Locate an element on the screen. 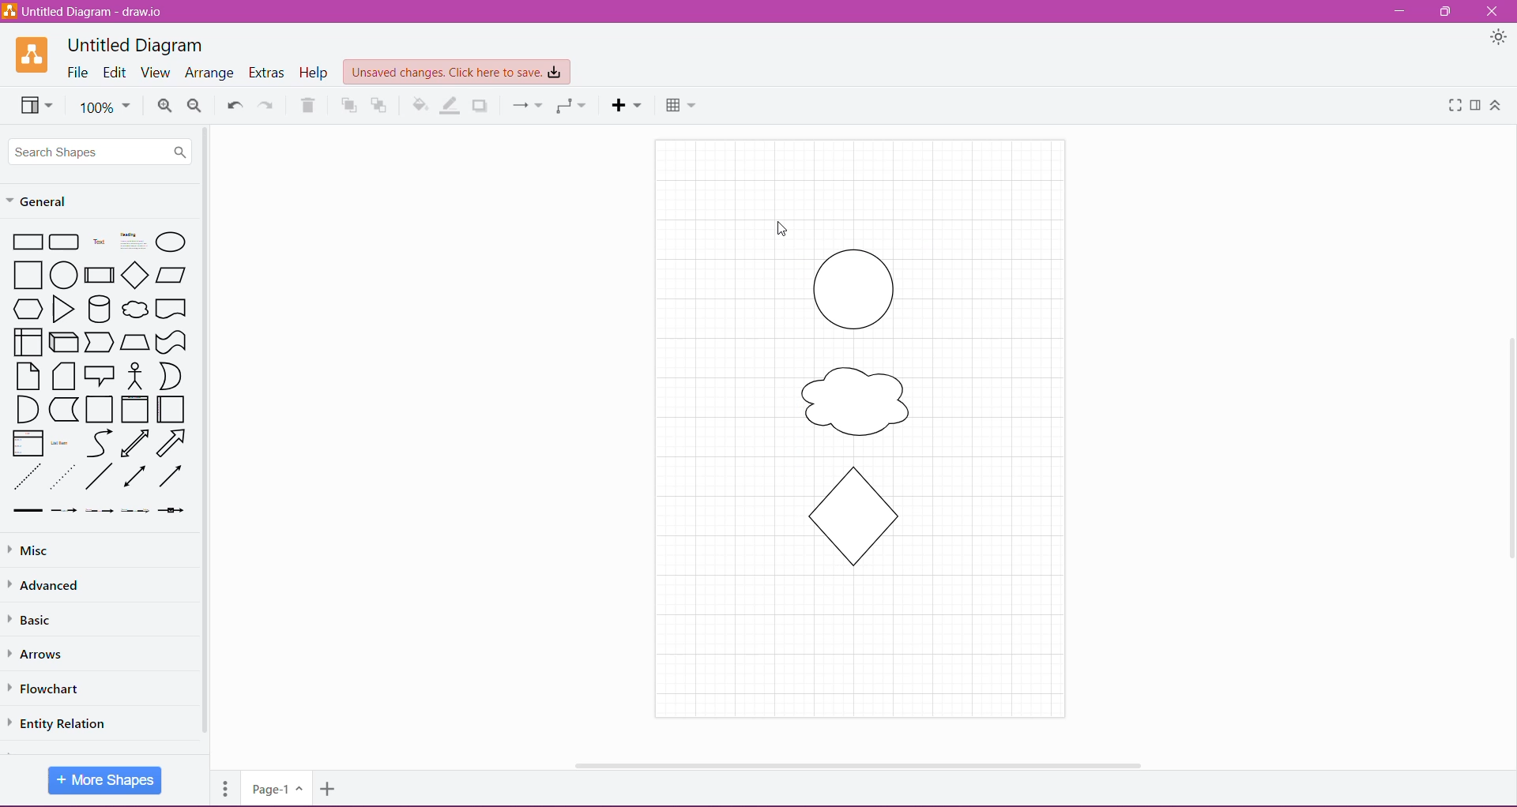 The image size is (1517, 807). Close is located at coordinates (1492, 12).